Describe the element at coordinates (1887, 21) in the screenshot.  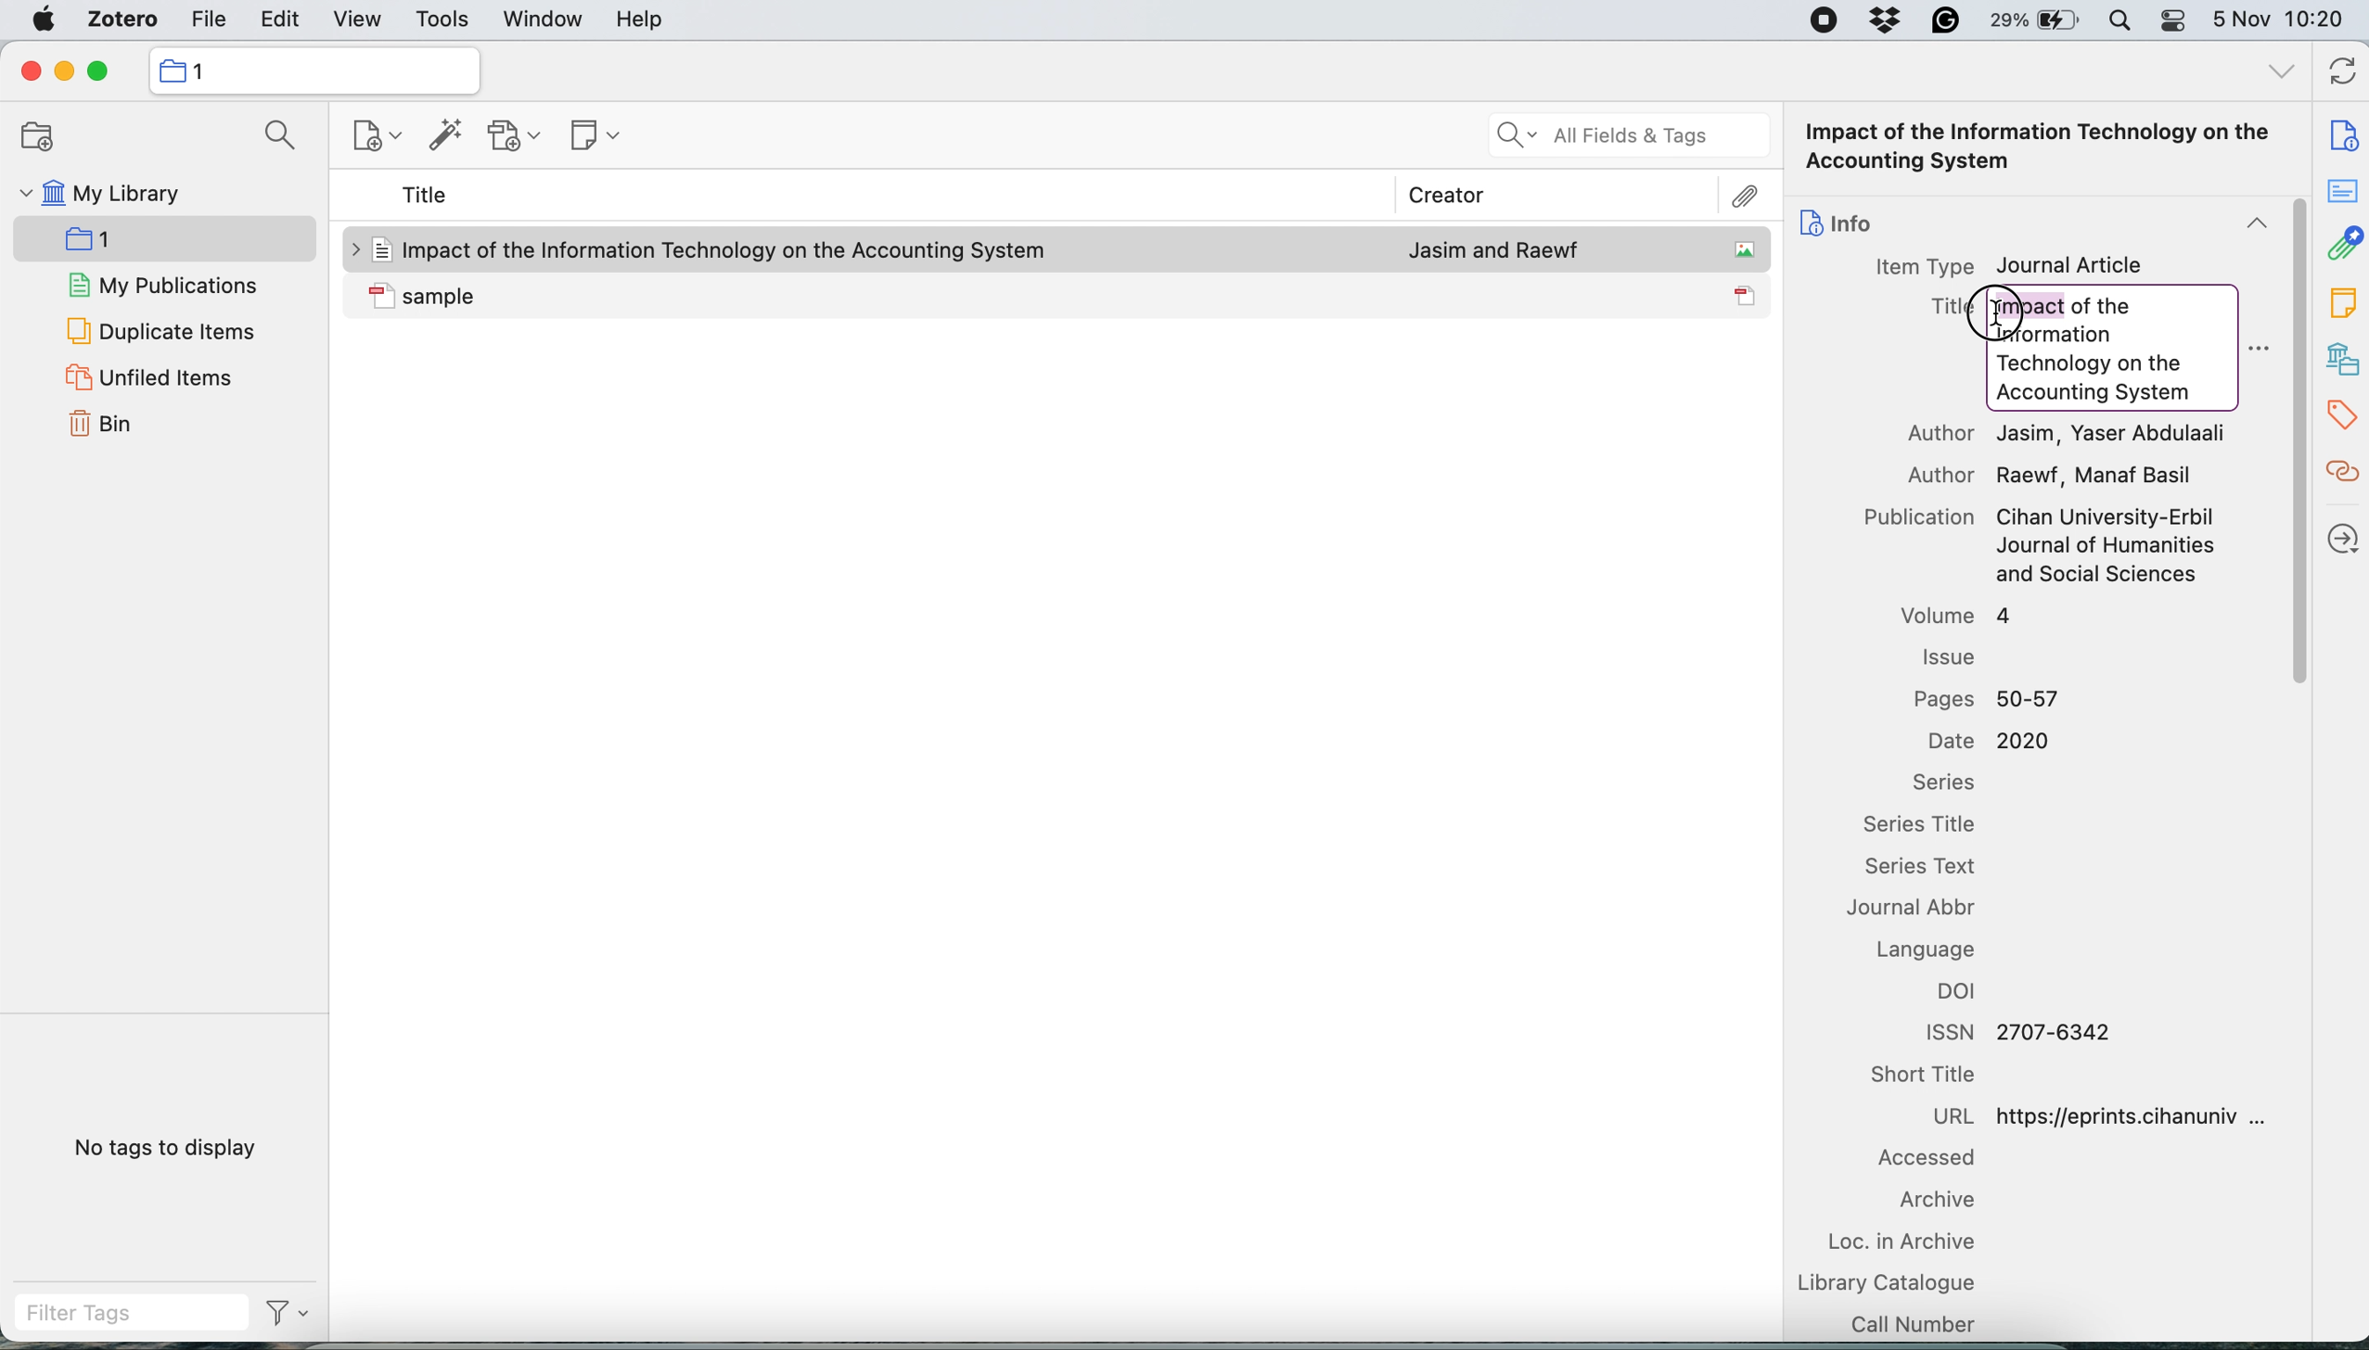
I see `dropbox` at that location.